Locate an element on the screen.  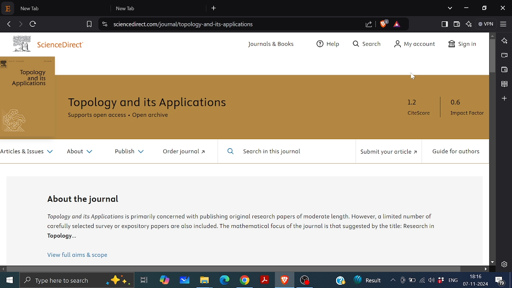
Move up is located at coordinates (493, 36).